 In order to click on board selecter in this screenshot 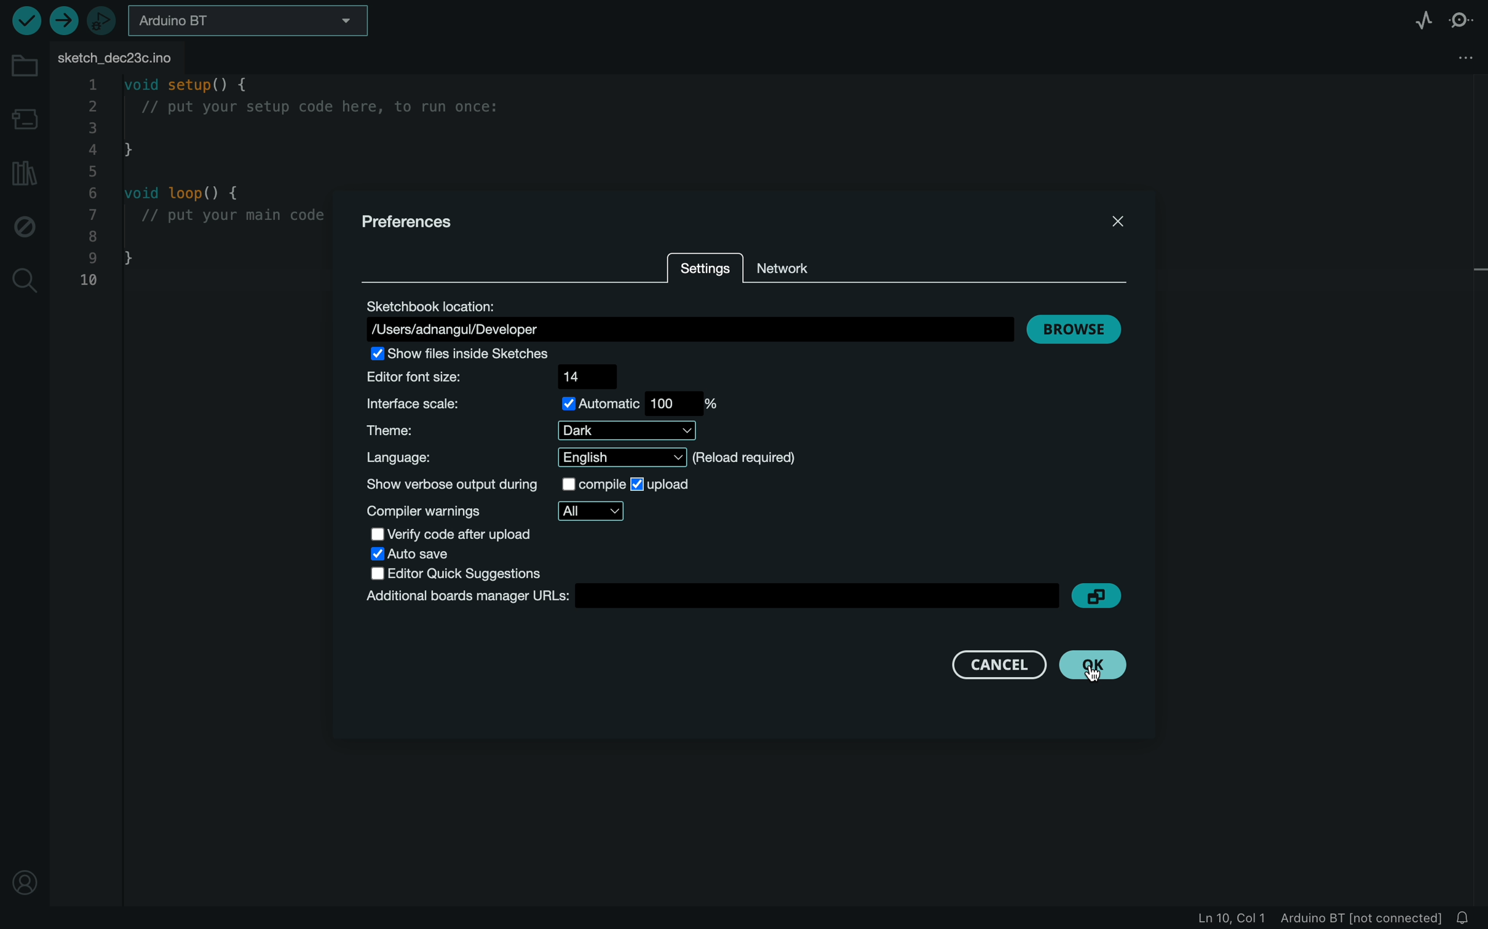, I will do `click(246, 20)`.